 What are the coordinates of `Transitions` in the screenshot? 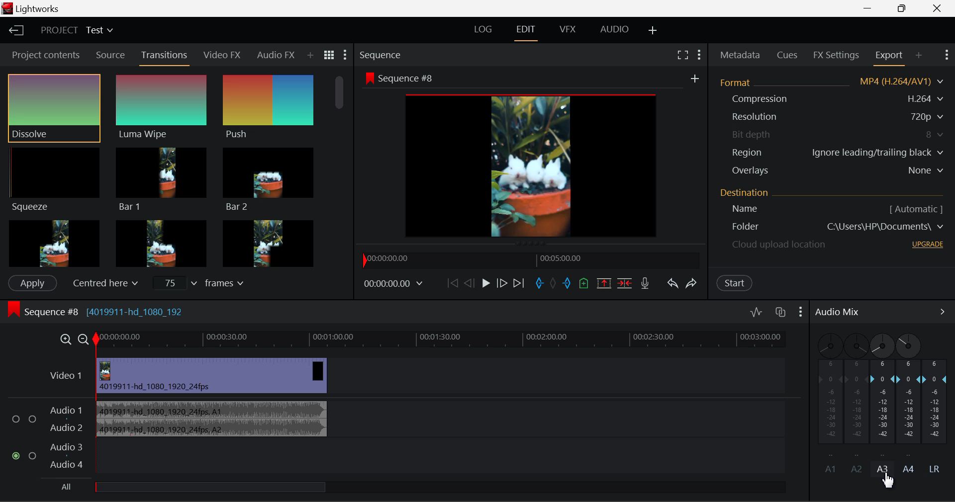 It's located at (163, 57).